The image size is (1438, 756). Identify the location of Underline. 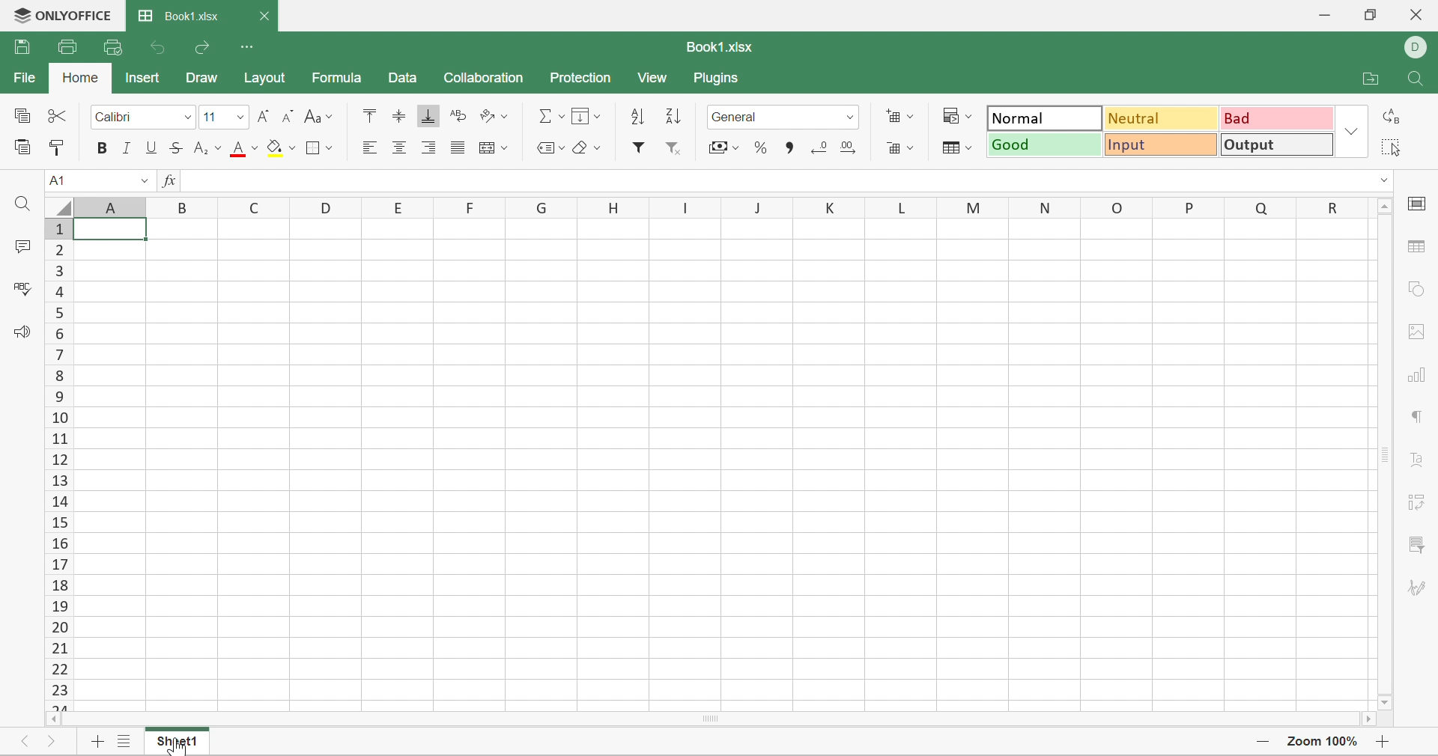
(150, 150).